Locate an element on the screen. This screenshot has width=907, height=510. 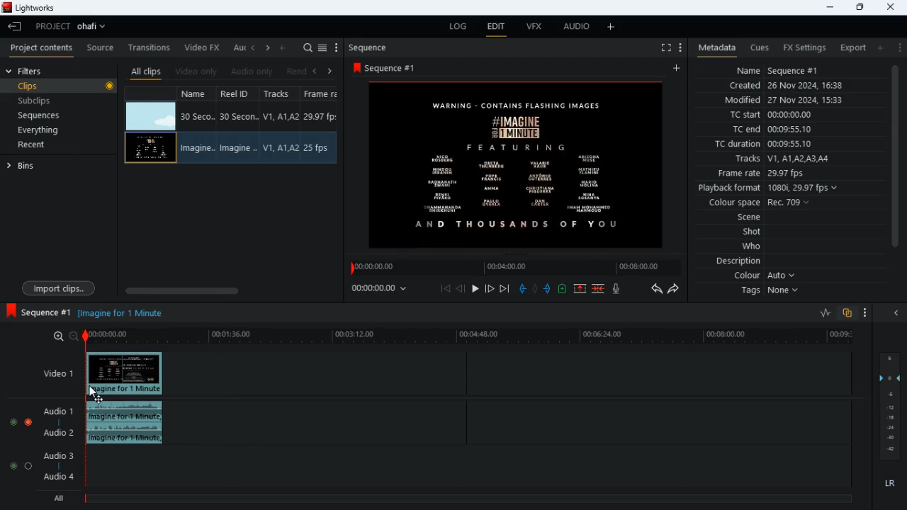
sequence is located at coordinates (388, 68).